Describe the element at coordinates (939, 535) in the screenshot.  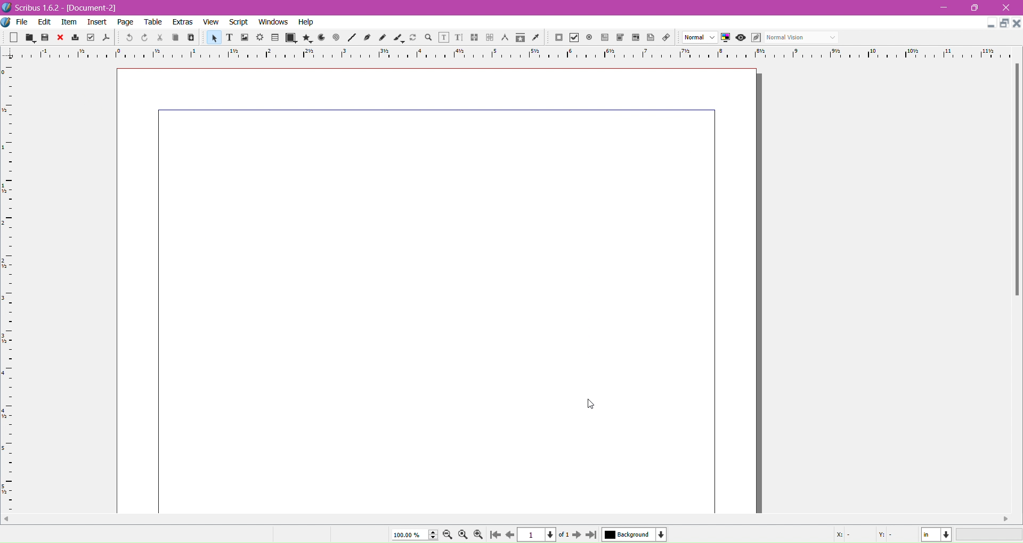
I see `in` at that location.